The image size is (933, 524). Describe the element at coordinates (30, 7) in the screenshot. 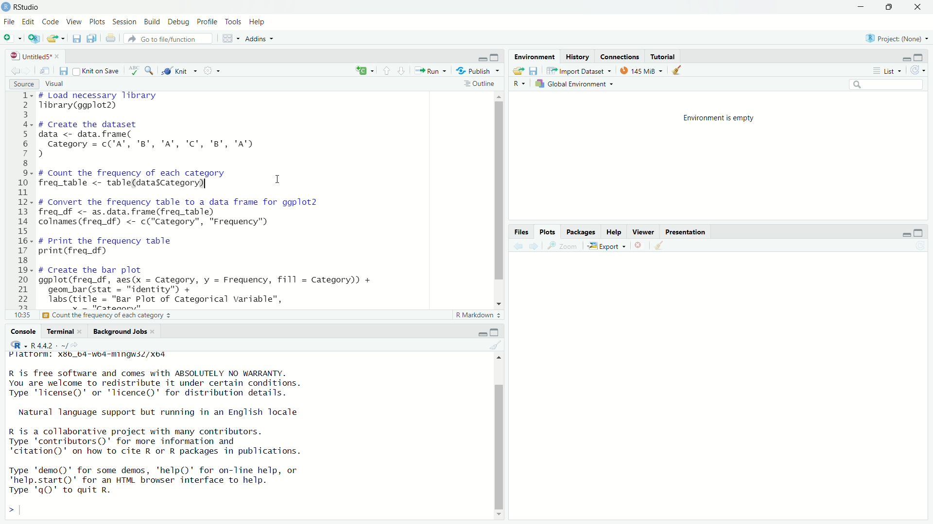

I see `RStudio` at that location.